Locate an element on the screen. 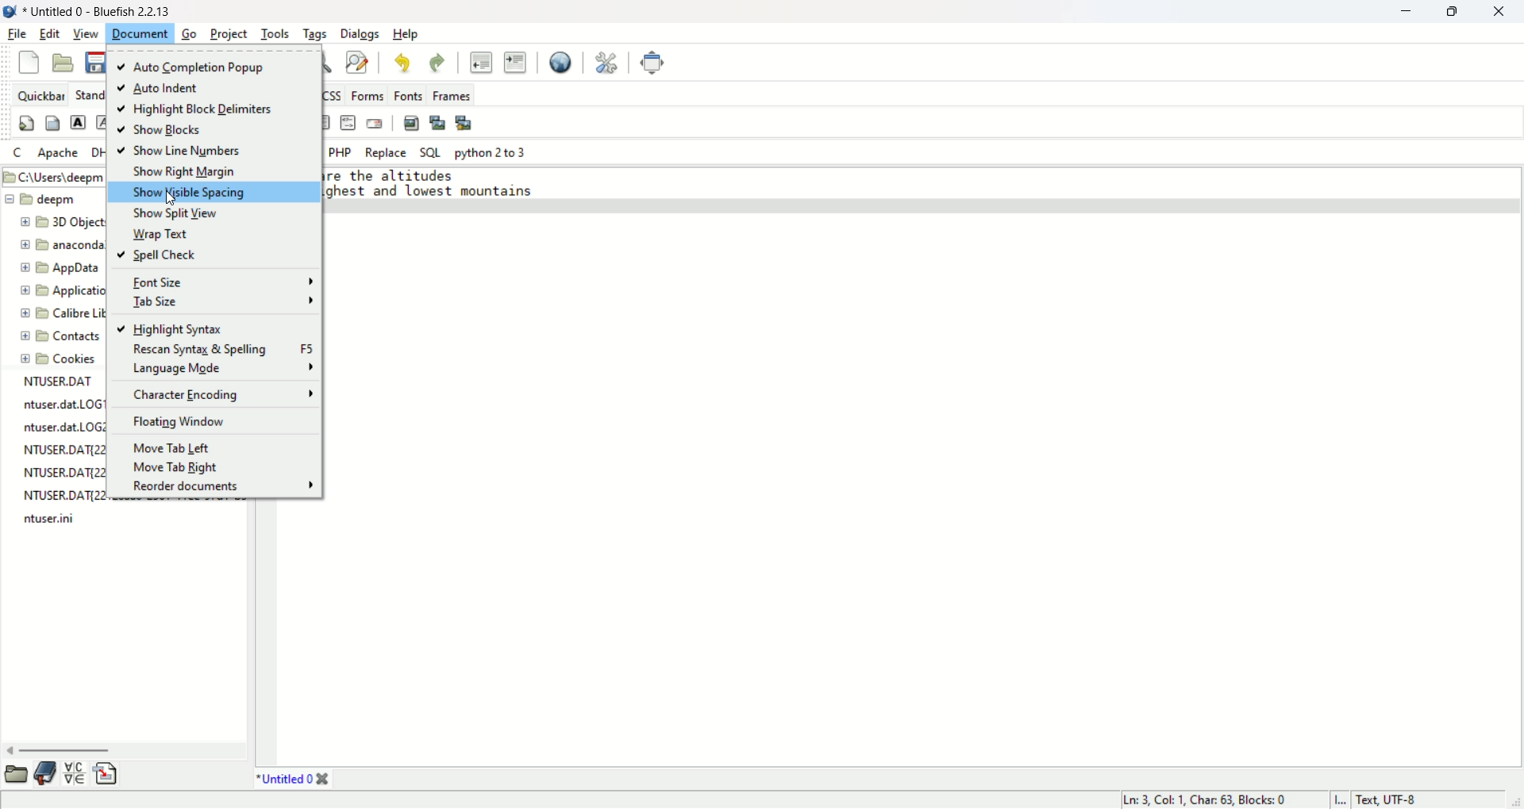 The image size is (1524, 809). cookies is located at coordinates (60, 361).